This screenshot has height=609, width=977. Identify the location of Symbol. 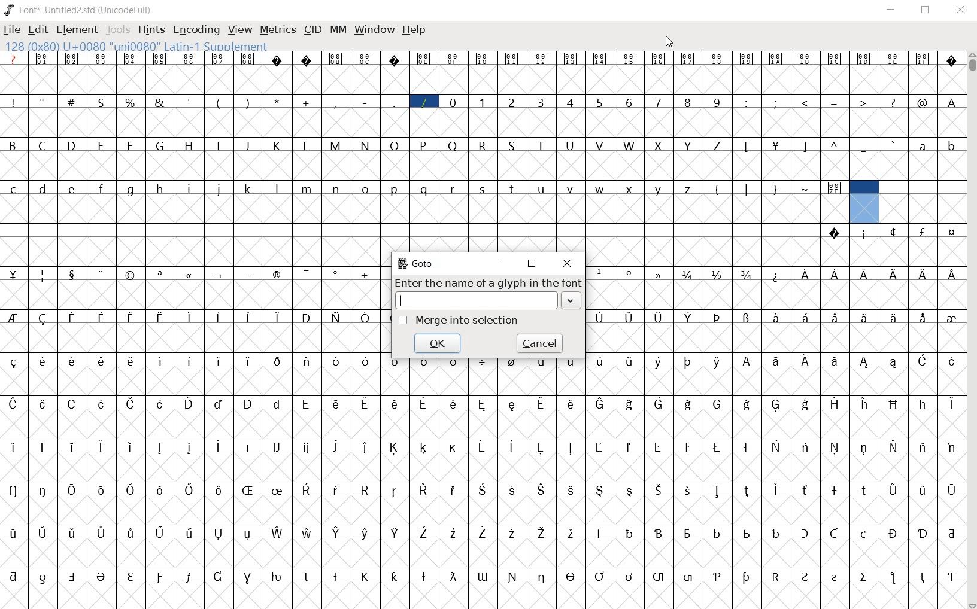
(368, 490).